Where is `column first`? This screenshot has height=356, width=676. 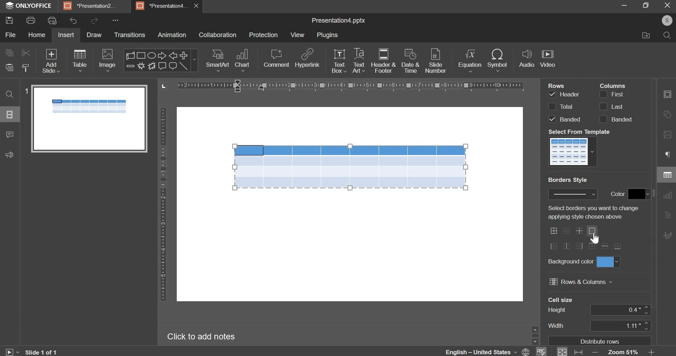
column first is located at coordinates (611, 94).